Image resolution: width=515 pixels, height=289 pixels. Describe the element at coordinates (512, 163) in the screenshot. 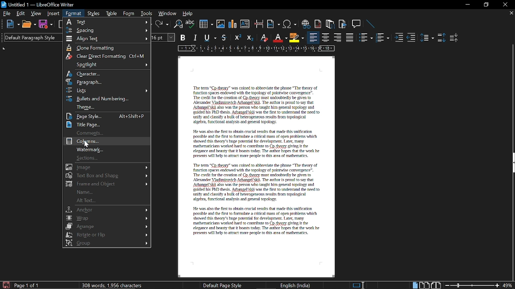

I see `Sidebar` at that location.